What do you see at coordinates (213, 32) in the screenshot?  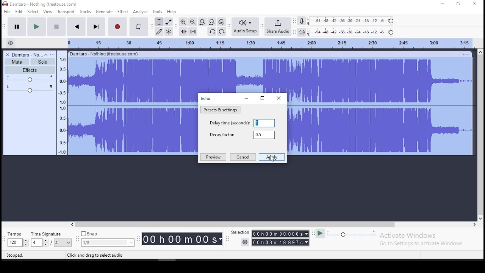 I see `undo` at bounding box center [213, 32].